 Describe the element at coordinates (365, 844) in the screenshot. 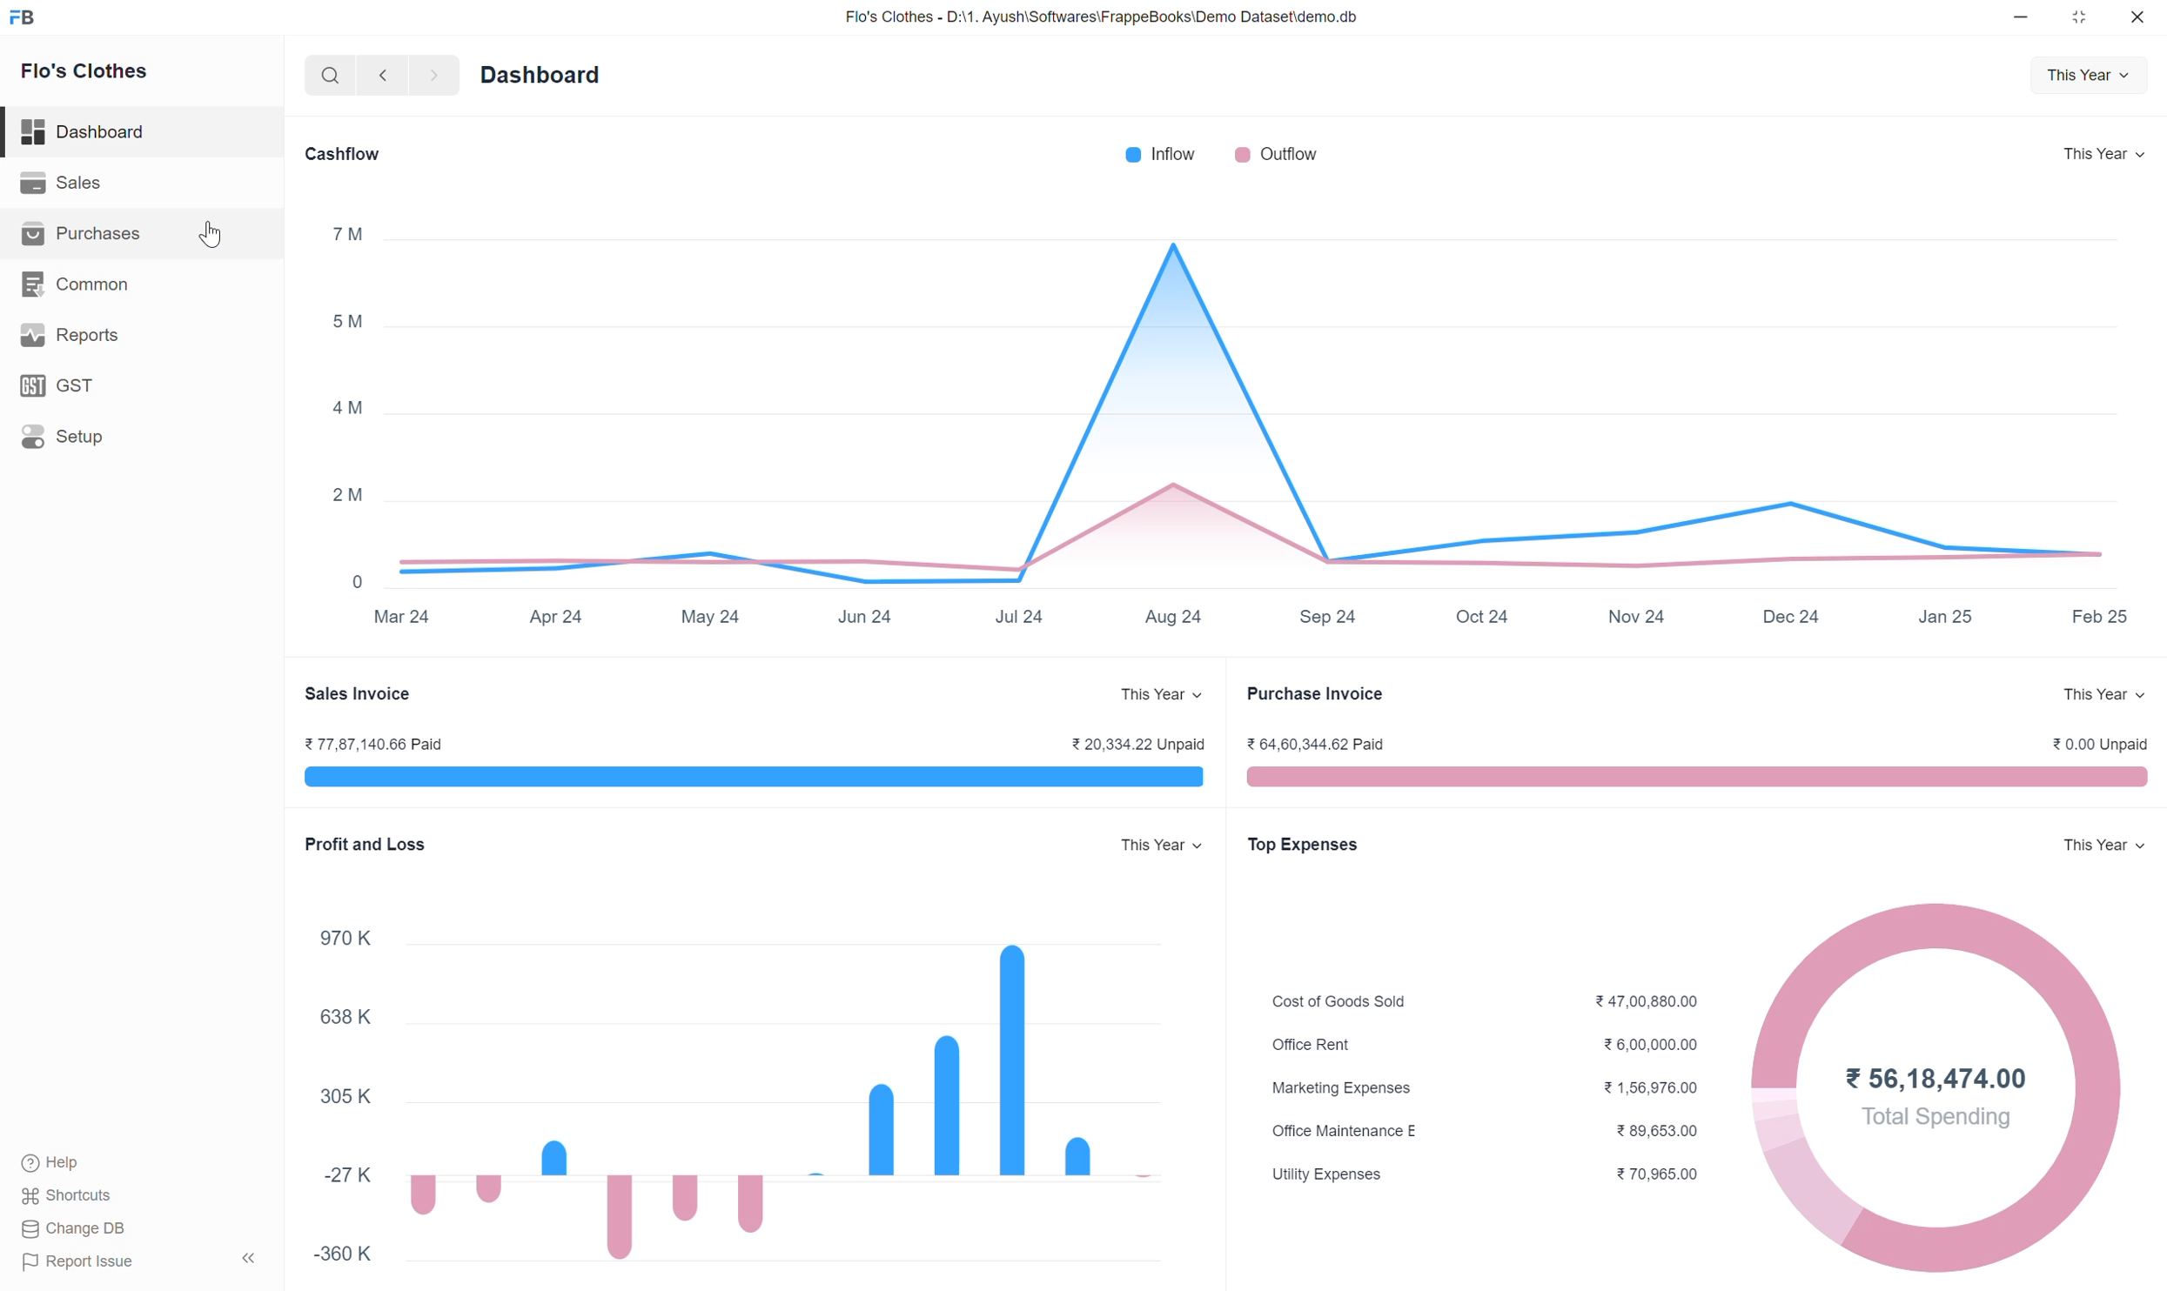

I see `Profit and Loss` at that location.